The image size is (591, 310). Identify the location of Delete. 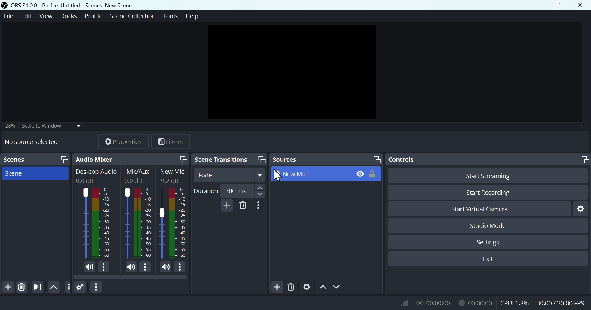
(243, 207).